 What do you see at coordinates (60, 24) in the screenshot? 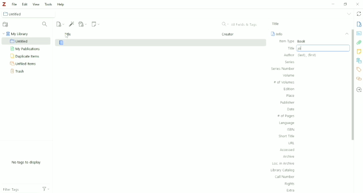
I see `New Item` at bounding box center [60, 24].